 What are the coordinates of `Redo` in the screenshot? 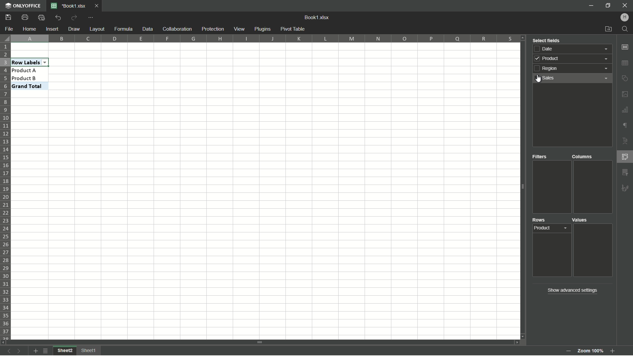 It's located at (75, 17).